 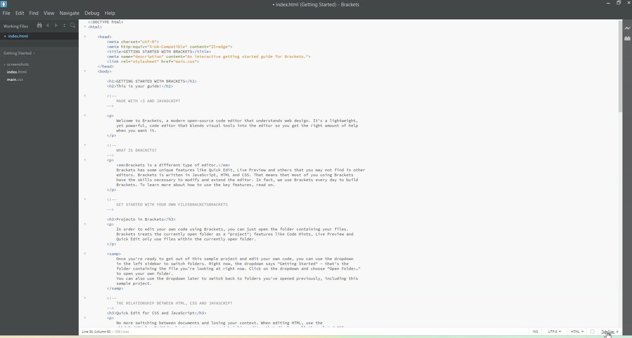 I want to click on Help, so click(x=110, y=13).